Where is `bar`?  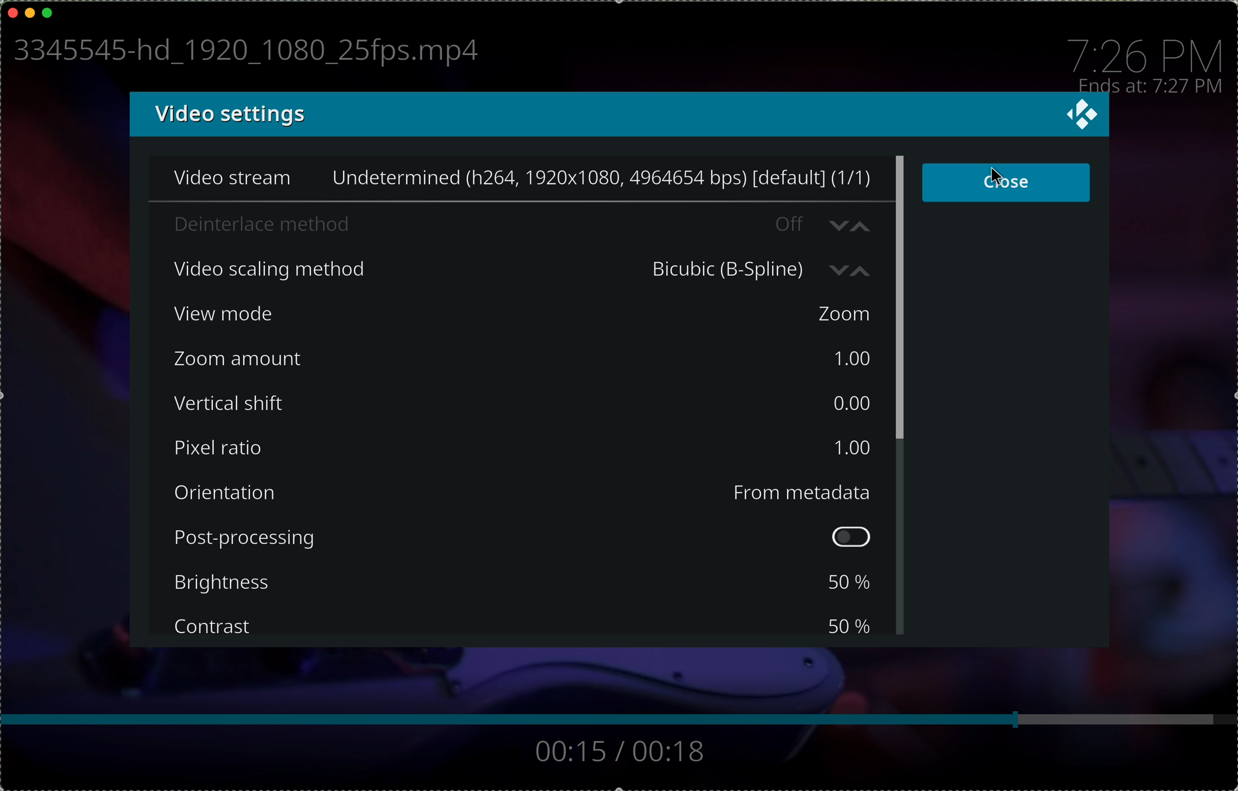 bar is located at coordinates (615, 719).